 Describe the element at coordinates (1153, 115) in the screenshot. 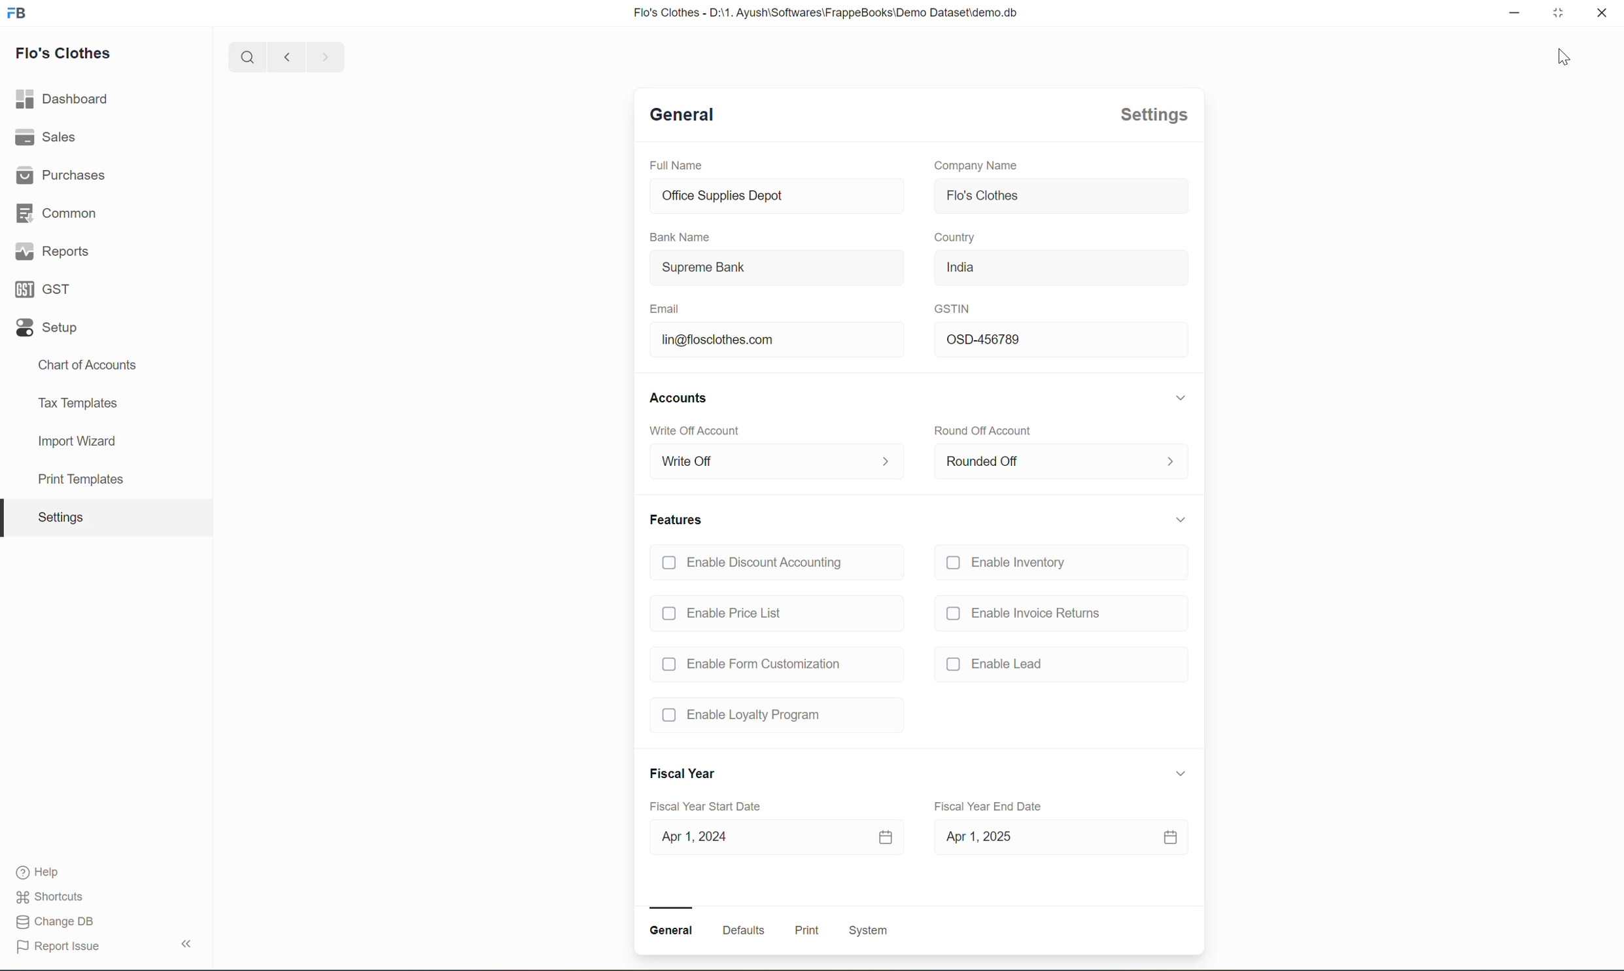

I see `Settings` at that location.